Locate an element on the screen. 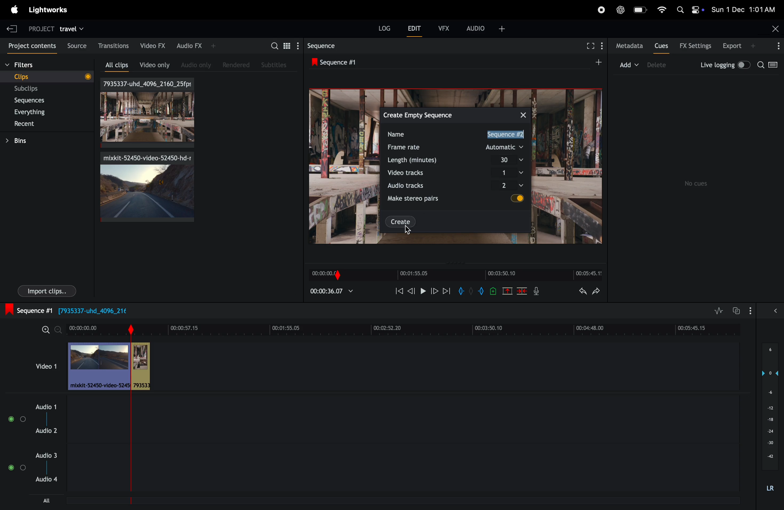 The height and width of the screenshot is (510, 784). Audio is located at coordinates (16, 466).